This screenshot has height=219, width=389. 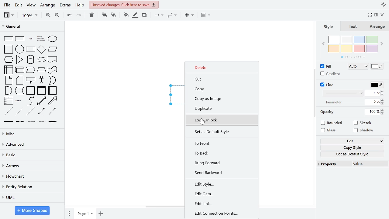 What do you see at coordinates (42, 70) in the screenshot?
I see `step` at bounding box center [42, 70].